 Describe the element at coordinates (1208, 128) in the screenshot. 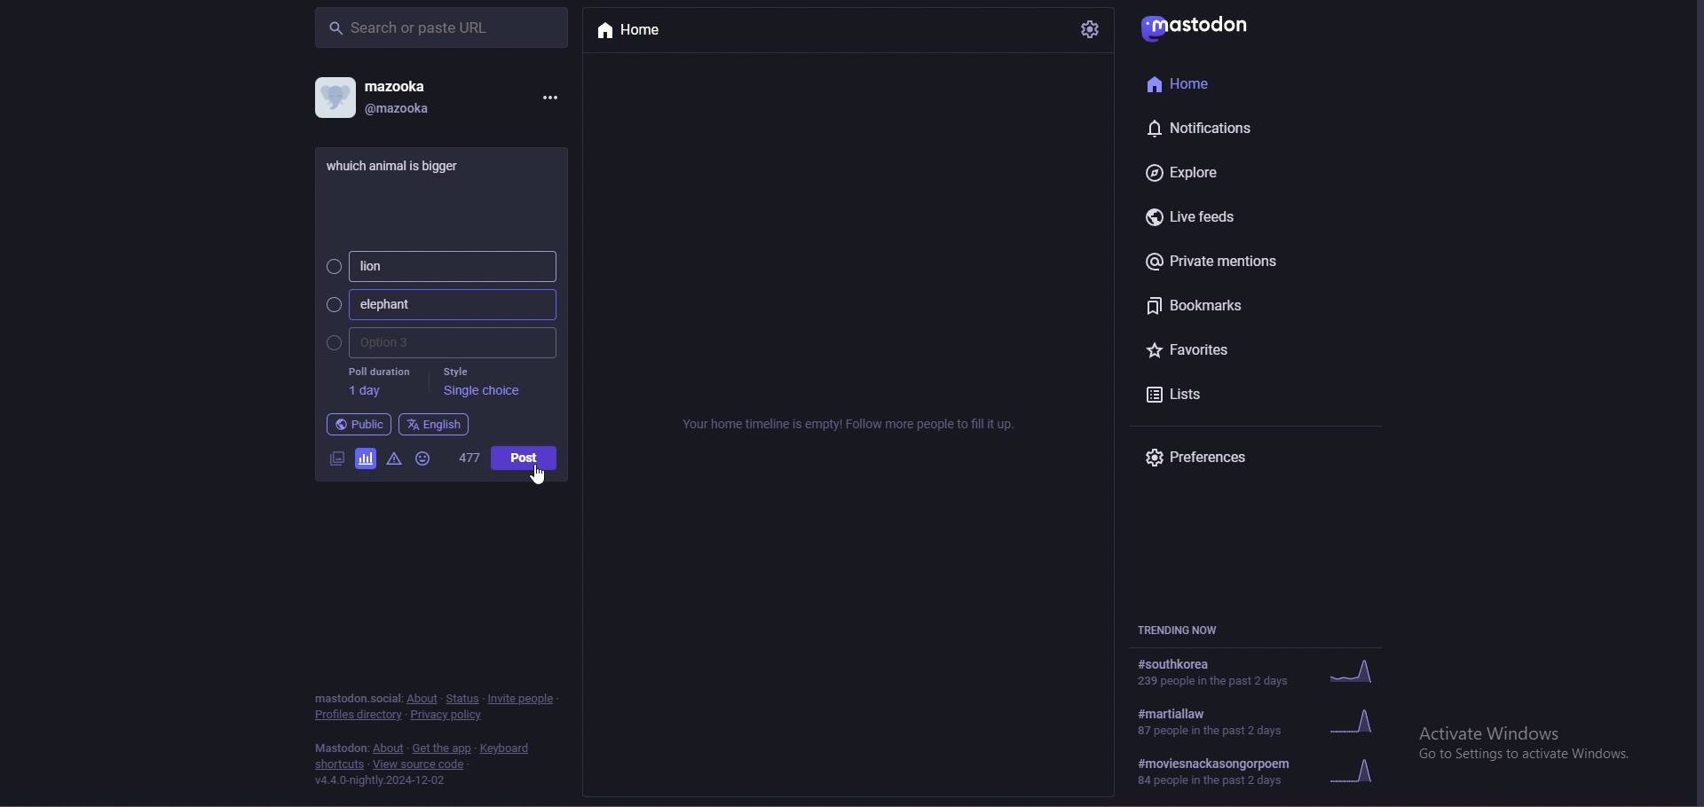

I see `notifications` at that location.